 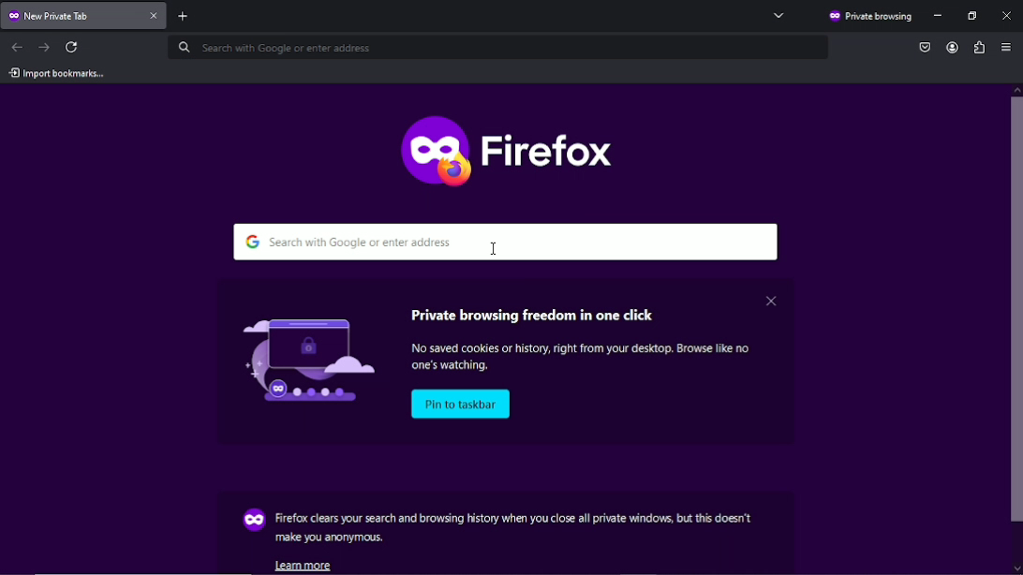 What do you see at coordinates (770, 300) in the screenshot?
I see `close` at bounding box center [770, 300].